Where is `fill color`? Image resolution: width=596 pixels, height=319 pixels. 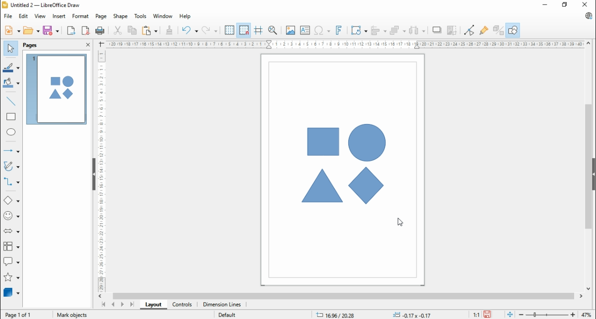
fill color is located at coordinates (11, 83).